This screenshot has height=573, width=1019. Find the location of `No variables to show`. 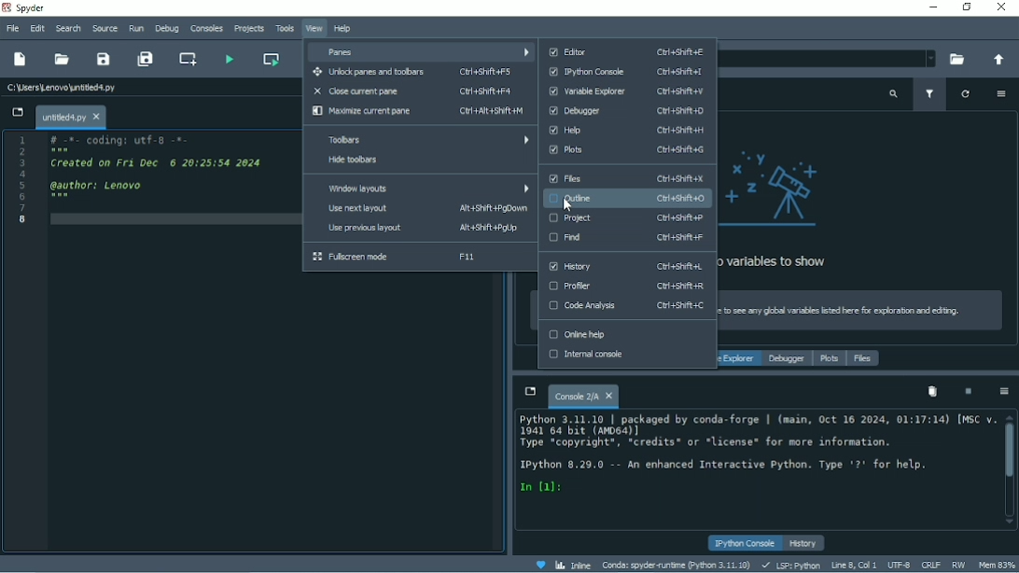

No variables to show is located at coordinates (787, 210).